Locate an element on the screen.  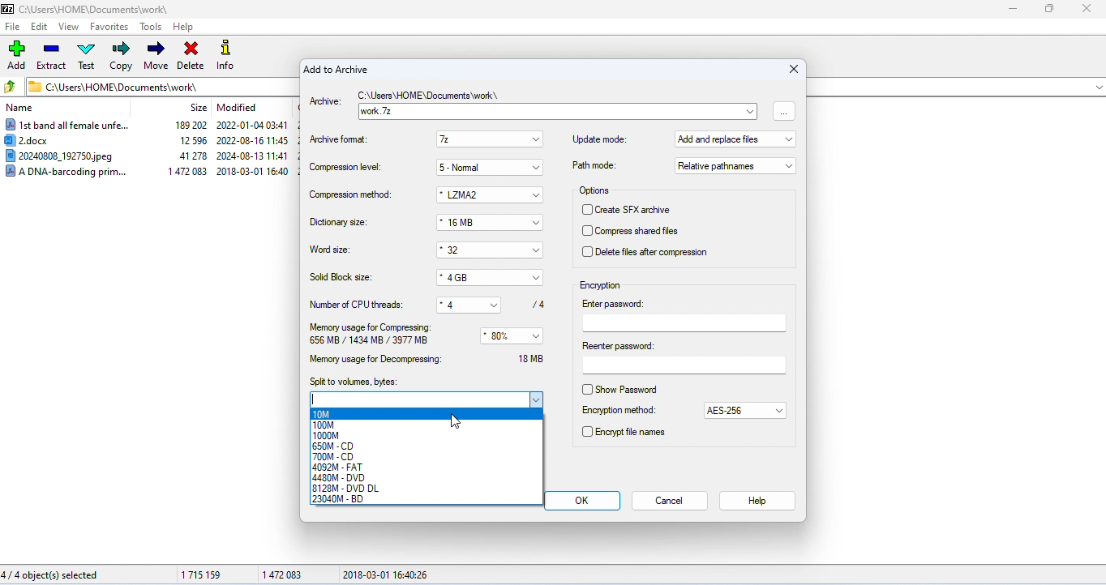
enter password is located at coordinates (685, 315).